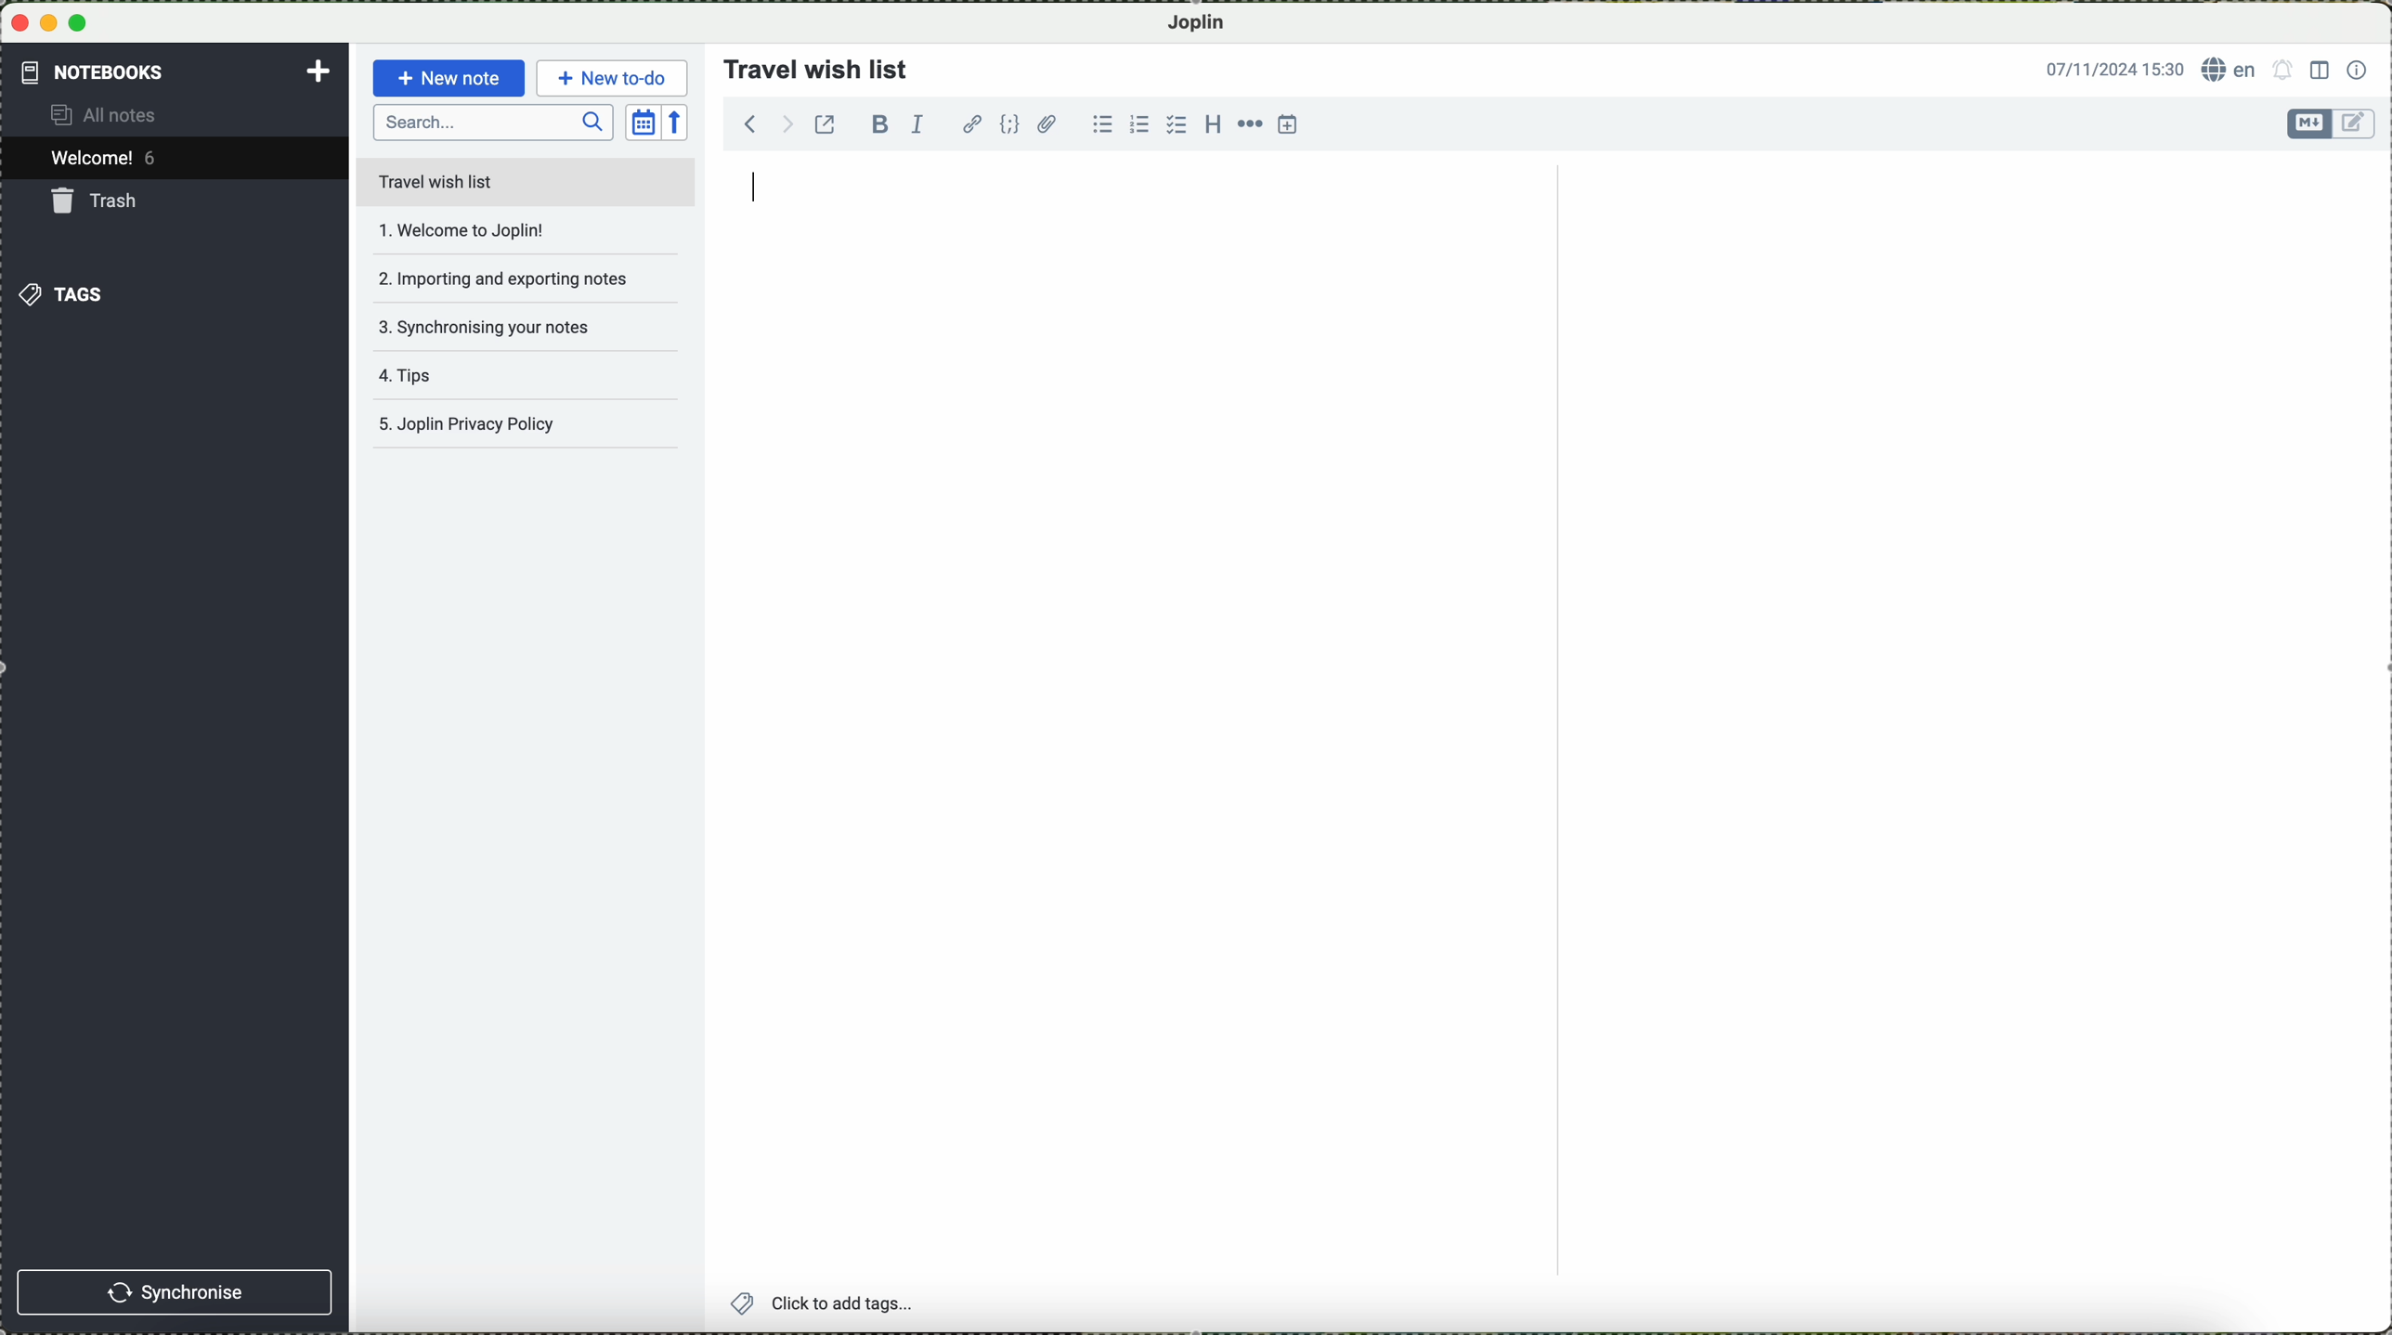 Image resolution: width=2392 pixels, height=1335 pixels. Describe the element at coordinates (1100, 124) in the screenshot. I see `bulleted list` at that location.